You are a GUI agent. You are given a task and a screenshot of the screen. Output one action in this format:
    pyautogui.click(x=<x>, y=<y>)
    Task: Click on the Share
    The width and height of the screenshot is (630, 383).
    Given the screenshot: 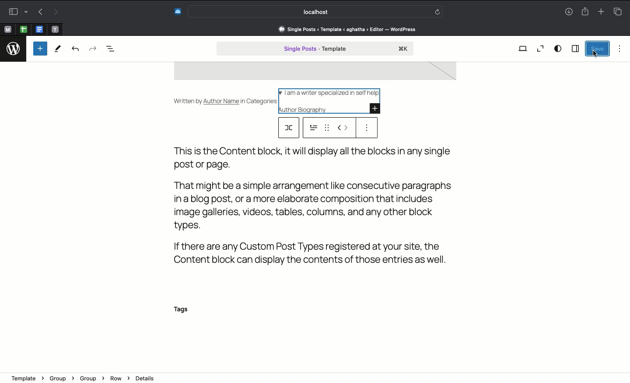 What is the action you would take?
    pyautogui.click(x=585, y=12)
    